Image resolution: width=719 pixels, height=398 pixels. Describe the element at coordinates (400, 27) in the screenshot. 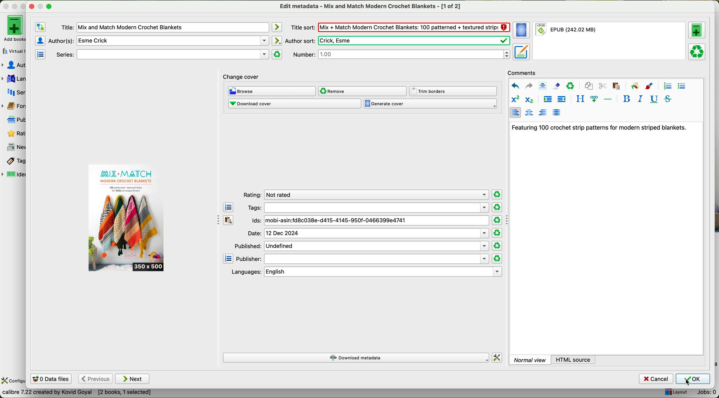

I see `title sort` at that location.